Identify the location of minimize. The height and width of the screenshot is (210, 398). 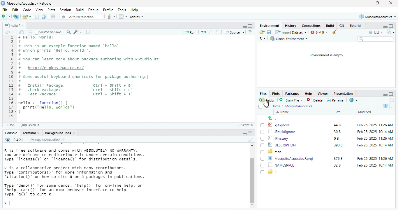
(364, 3).